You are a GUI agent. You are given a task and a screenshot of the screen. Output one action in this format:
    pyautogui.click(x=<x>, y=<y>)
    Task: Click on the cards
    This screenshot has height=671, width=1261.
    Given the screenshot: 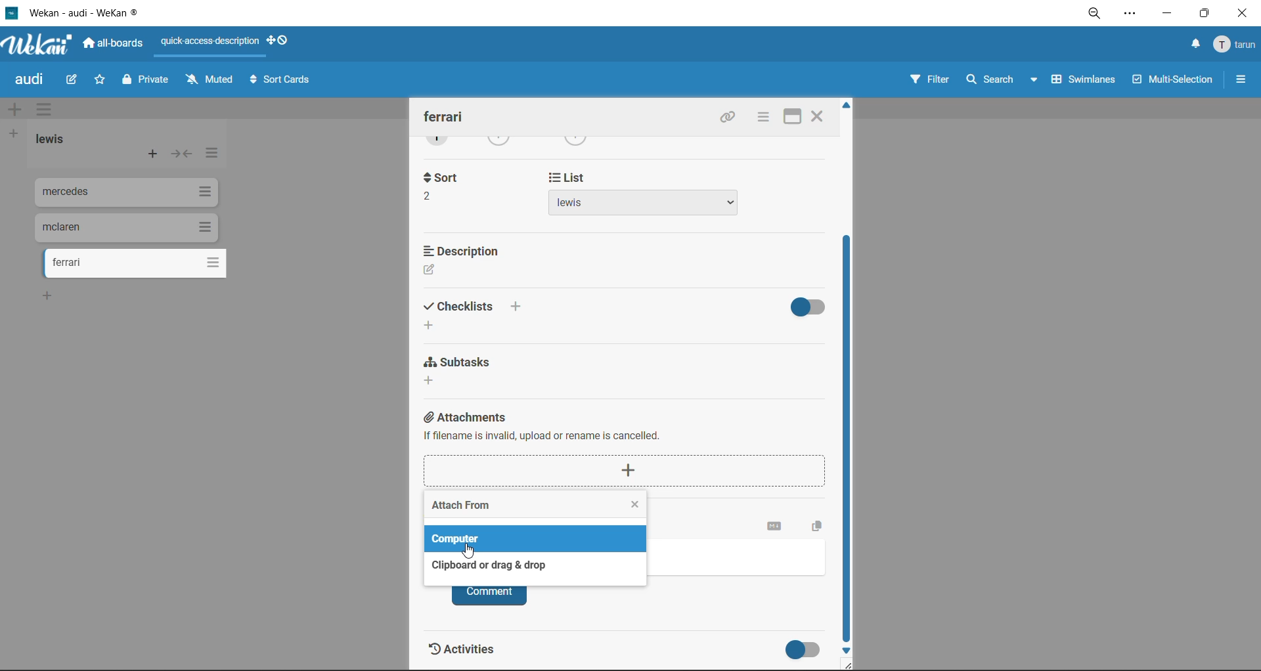 What is the action you would take?
    pyautogui.click(x=141, y=264)
    